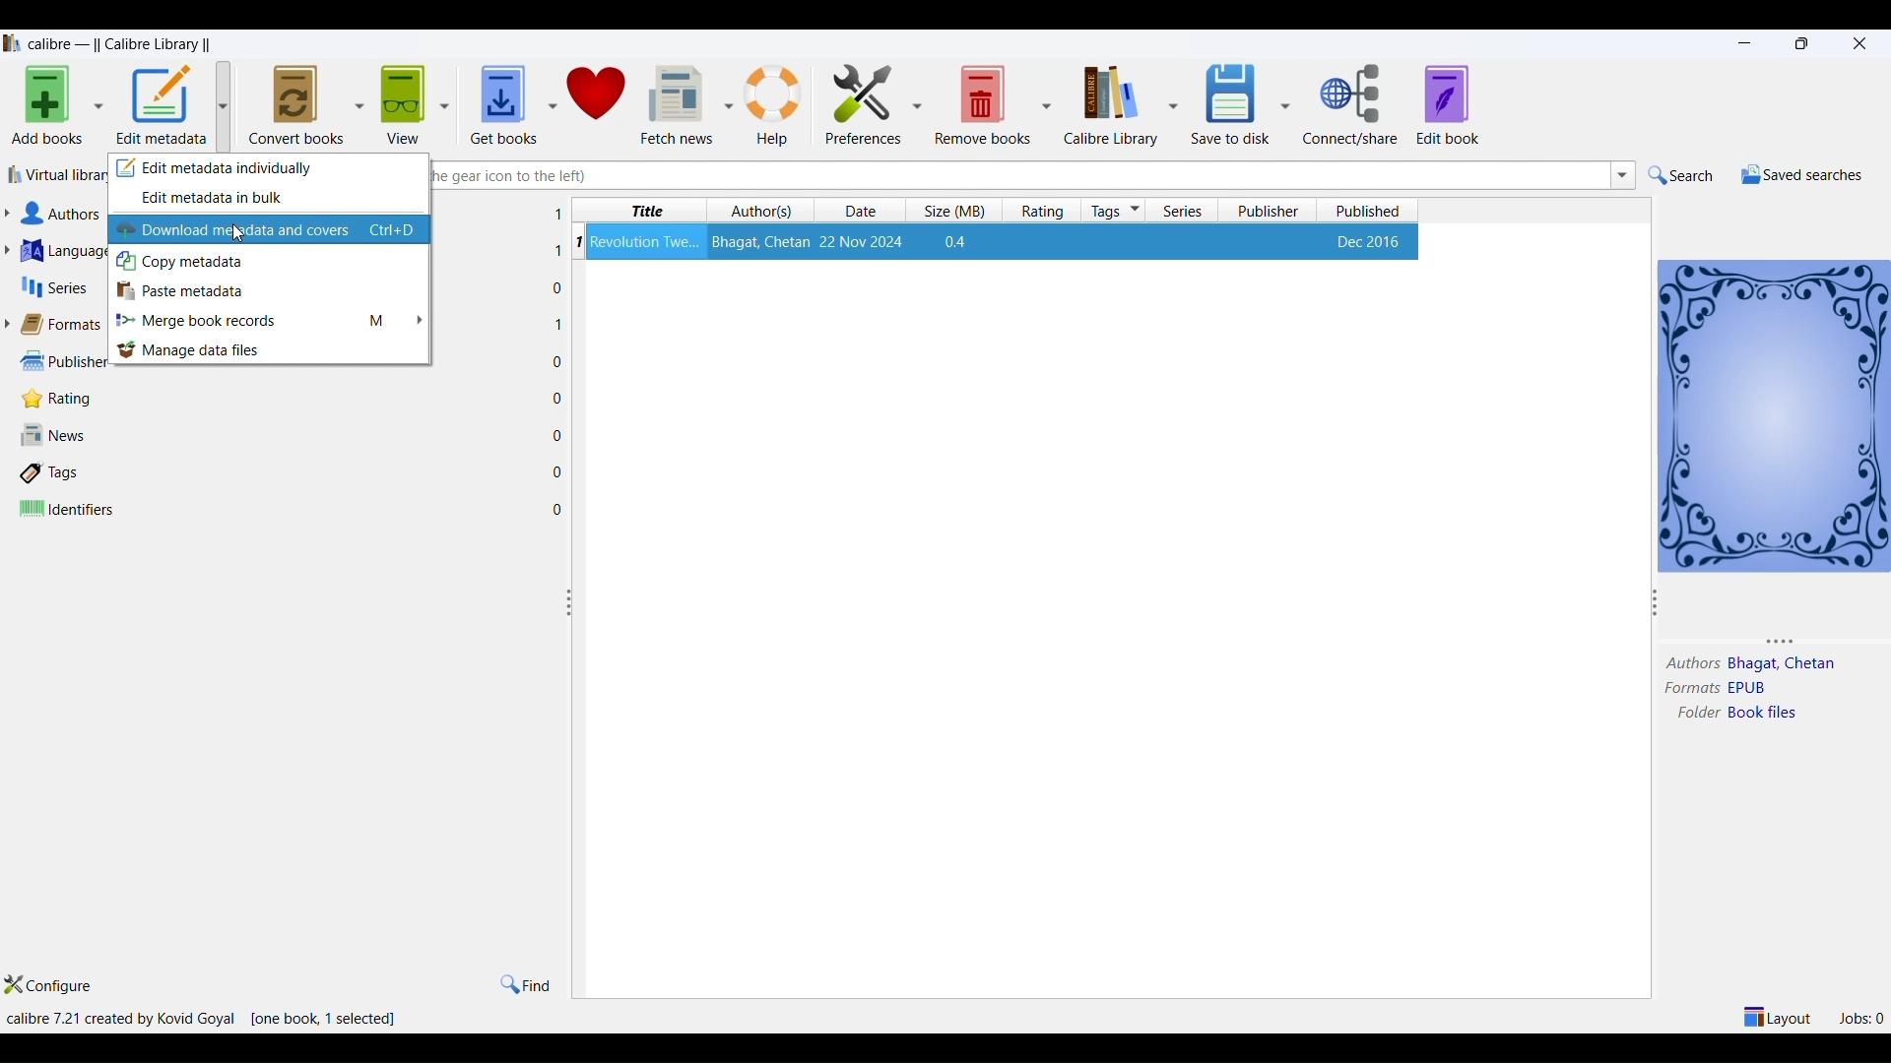 The width and height of the screenshot is (1891, 1063). What do you see at coordinates (122, 1018) in the screenshot?
I see `calibre version and creator` at bounding box center [122, 1018].